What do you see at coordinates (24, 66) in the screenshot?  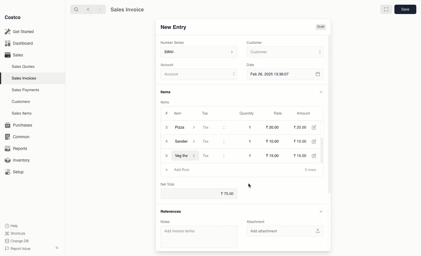 I see `Sales Quotes` at bounding box center [24, 66].